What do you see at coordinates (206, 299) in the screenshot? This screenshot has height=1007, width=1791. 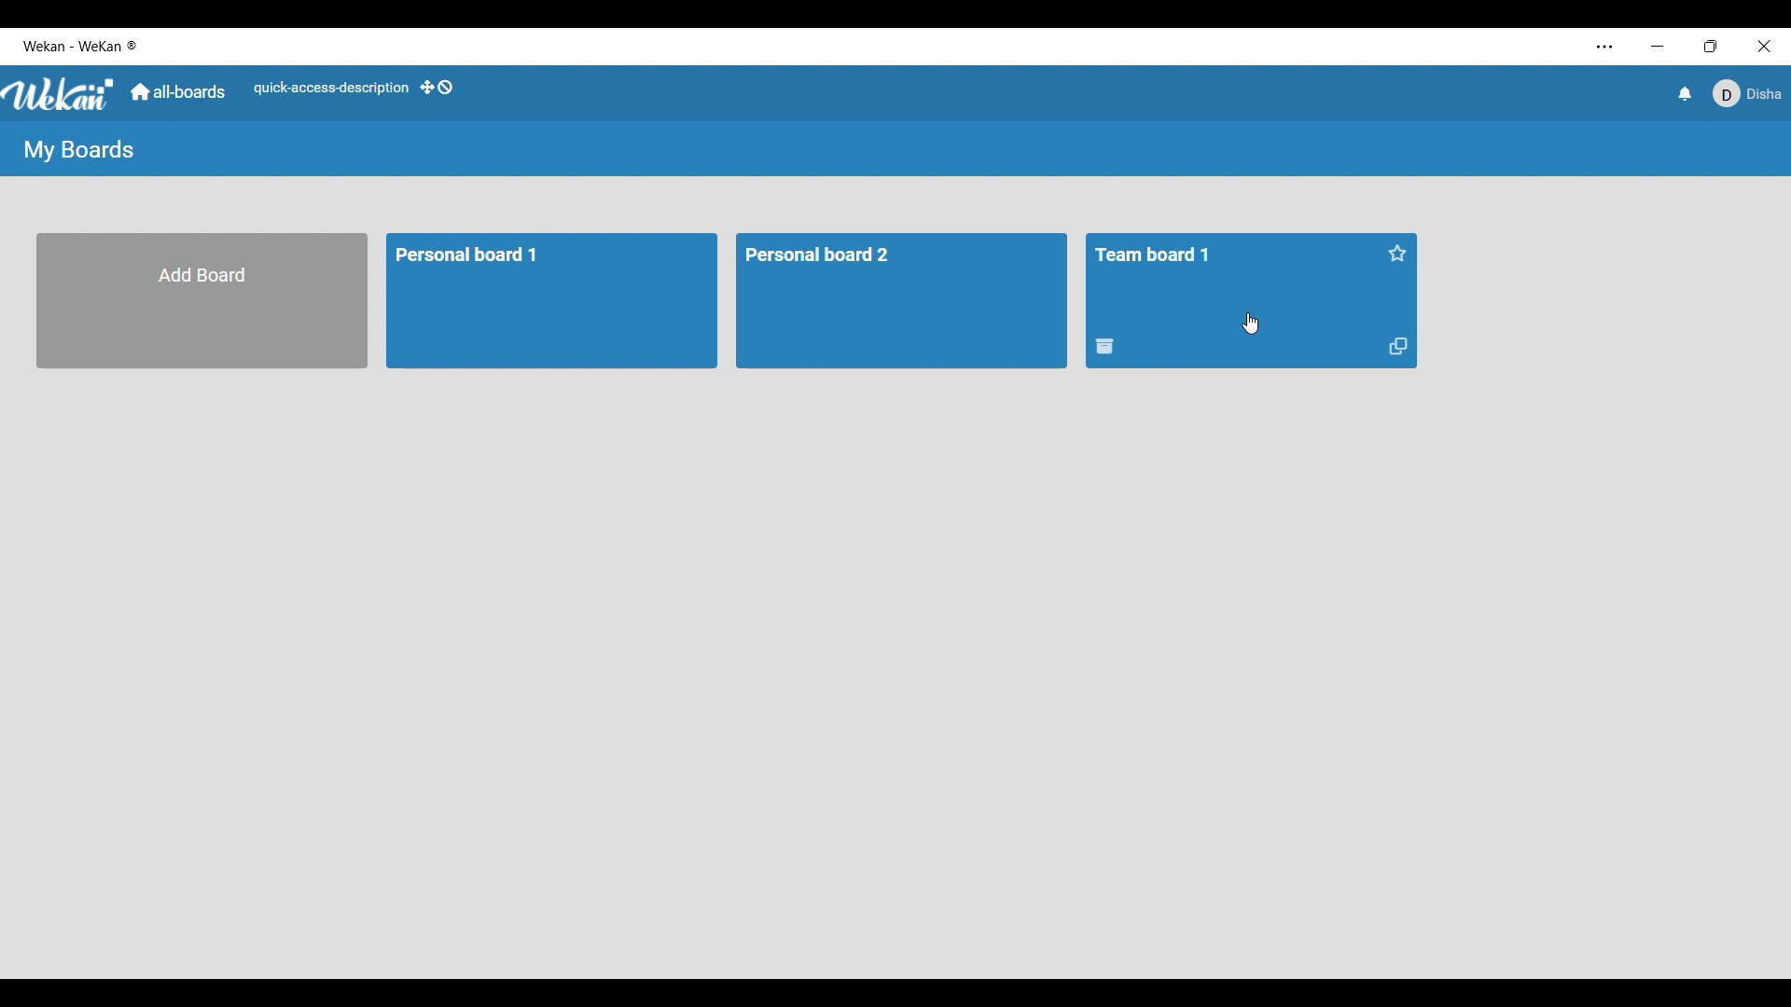 I see `Add Board` at bounding box center [206, 299].